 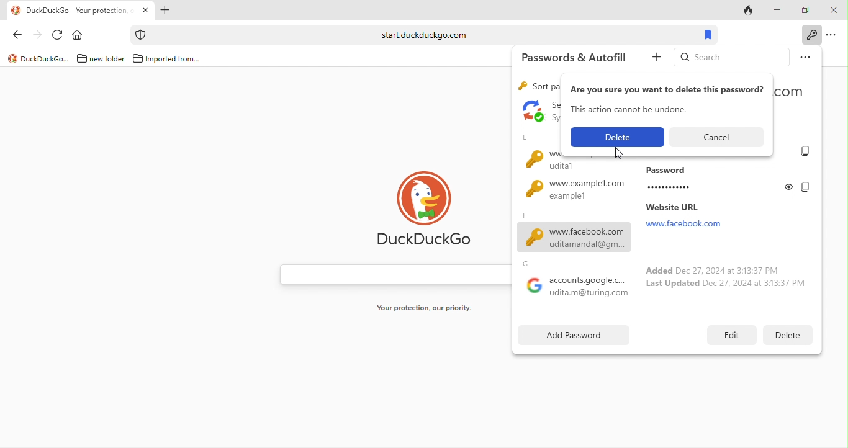 What do you see at coordinates (99, 59) in the screenshot?
I see `new folder` at bounding box center [99, 59].